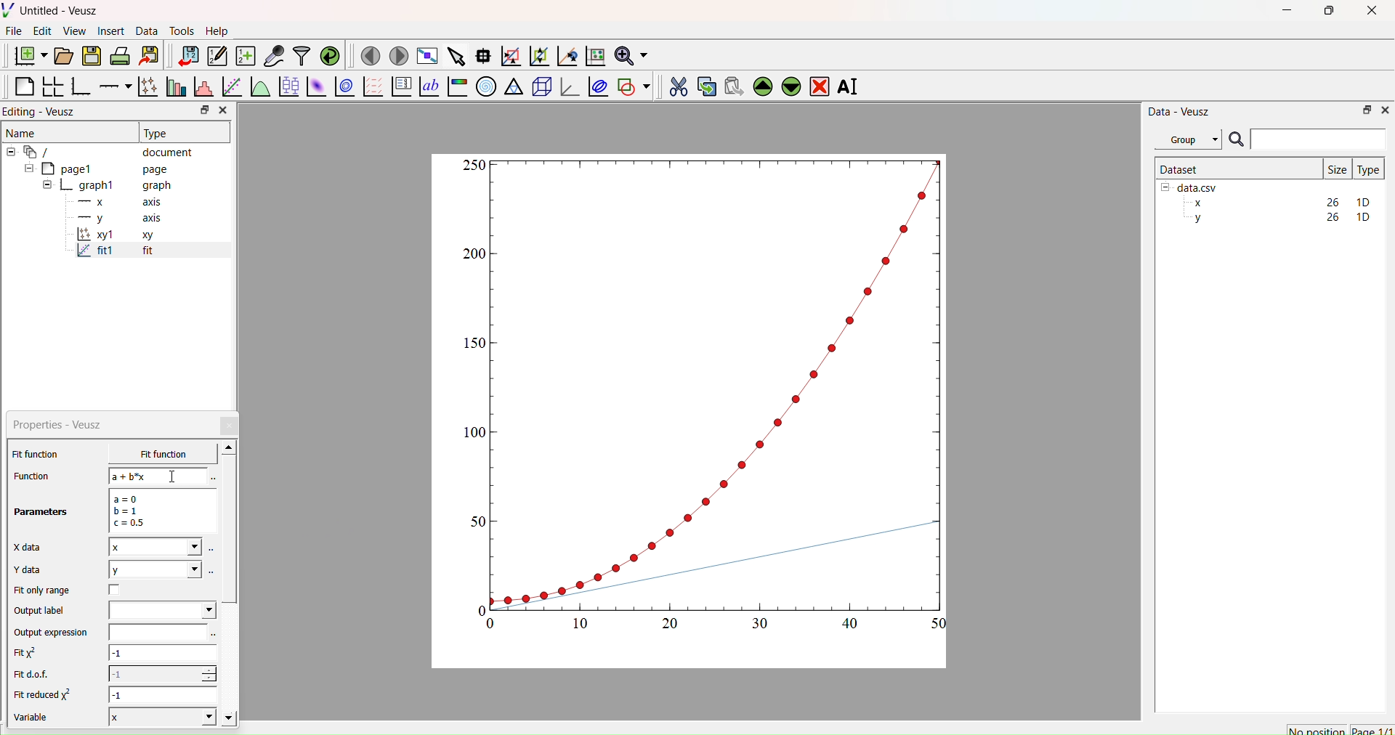 Image resolution: width=1395 pixels, height=735 pixels. Describe the element at coordinates (215, 56) in the screenshot. I see `Edit or enter new dataset` at that location.